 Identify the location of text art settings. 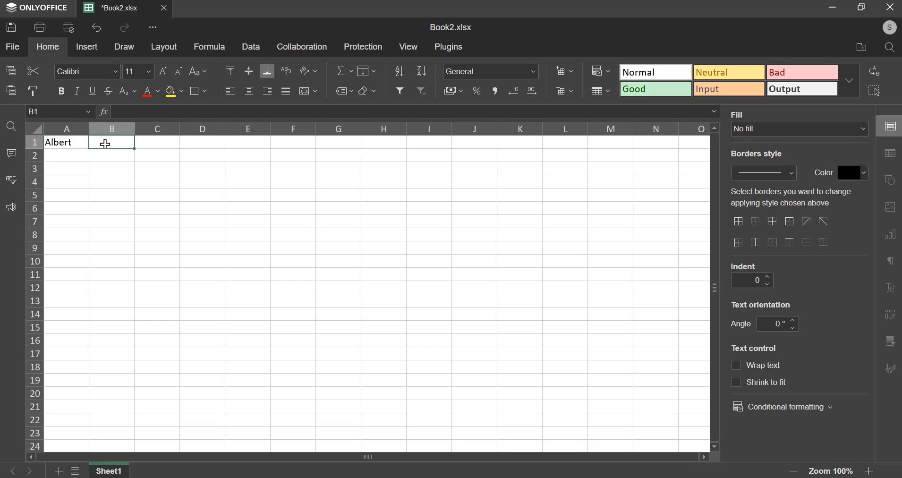
(892, 287).